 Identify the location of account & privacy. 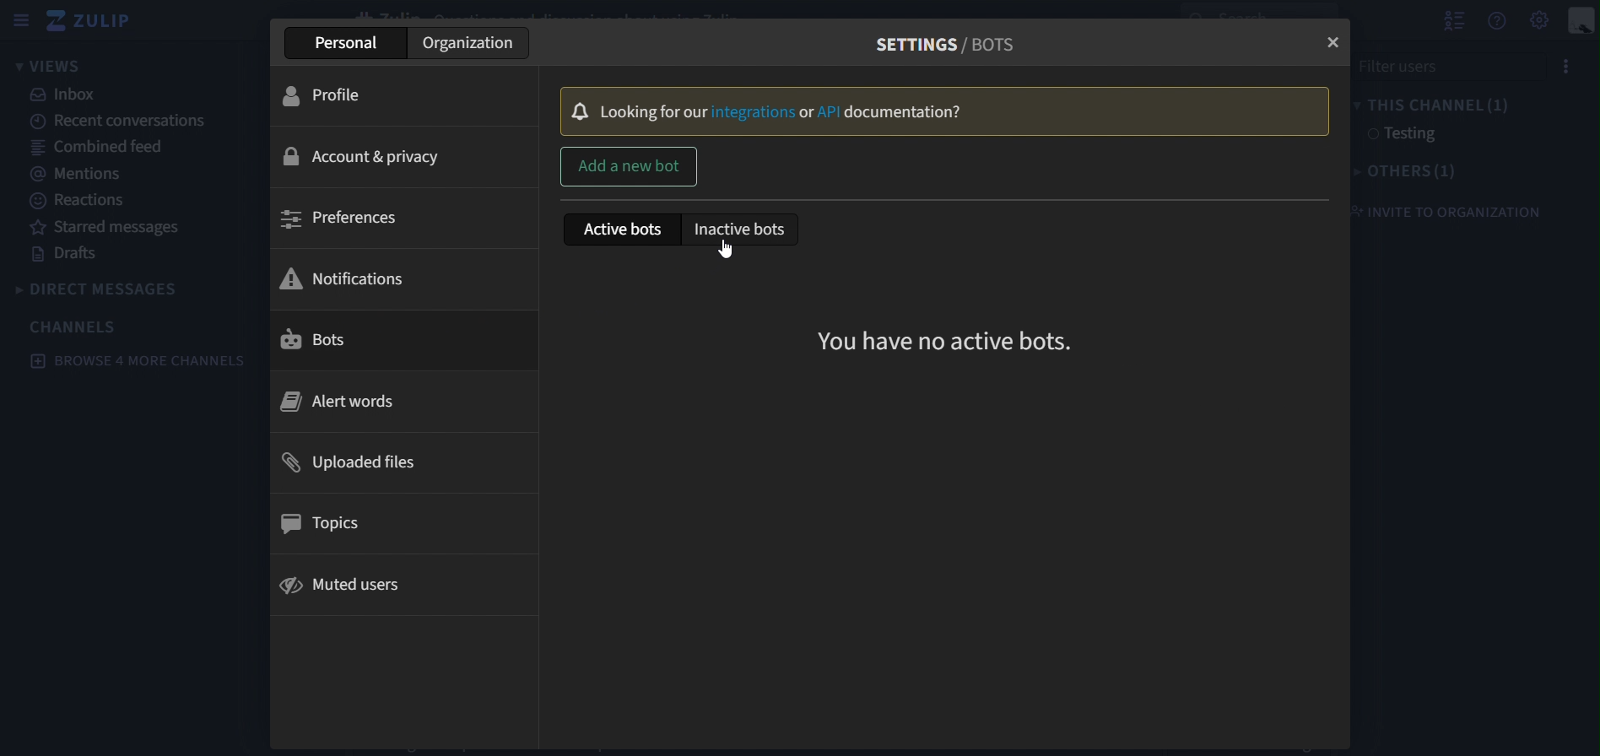
(362, 155).